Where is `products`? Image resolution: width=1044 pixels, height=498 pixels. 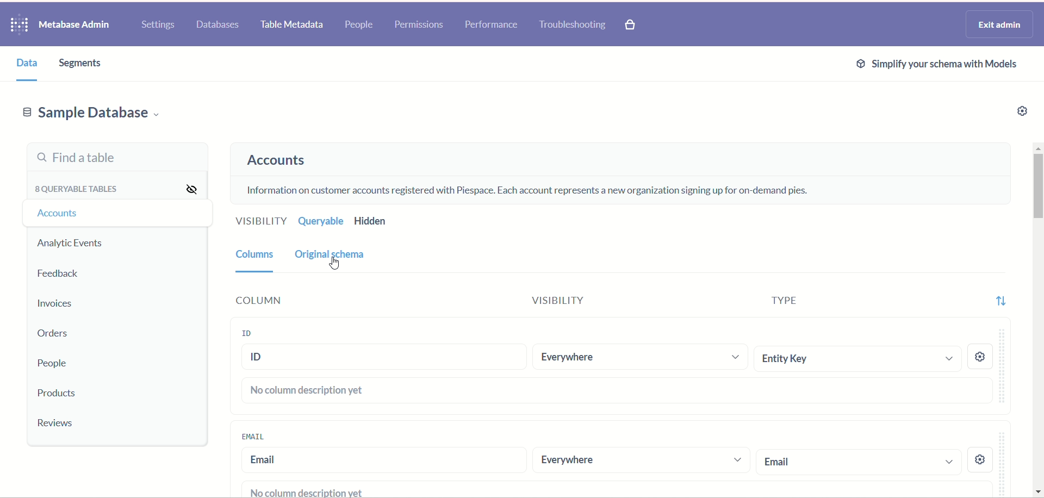 products is located at coordinates (57, 394).